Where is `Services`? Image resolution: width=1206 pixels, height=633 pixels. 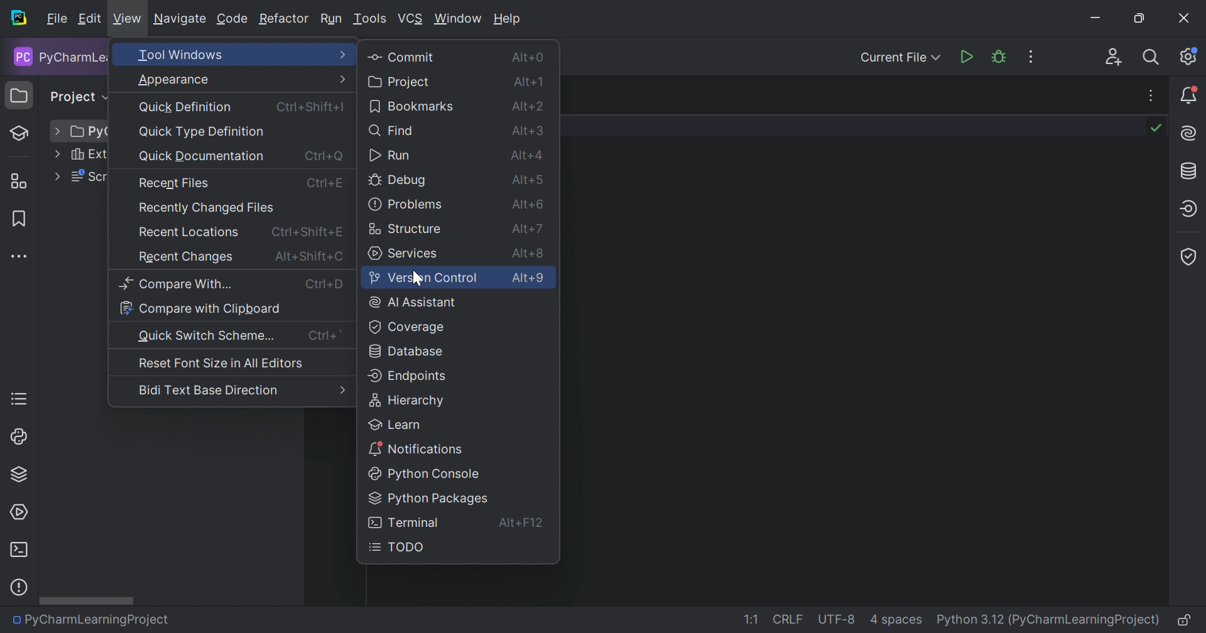
Services is located at coordinates (403, 252).